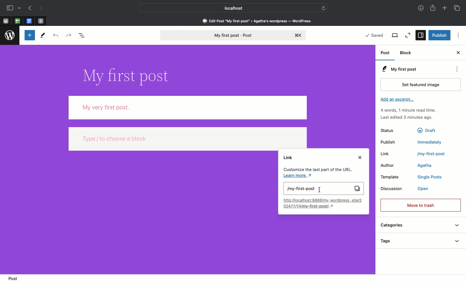  Describe the element at coordinates (433, 8) in the screenshot. I see `Share` at that location.